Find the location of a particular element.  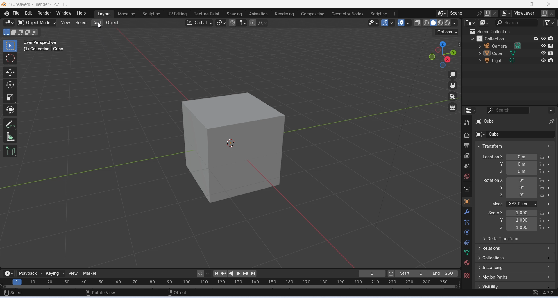

Search is located at coordinates (515, 23).